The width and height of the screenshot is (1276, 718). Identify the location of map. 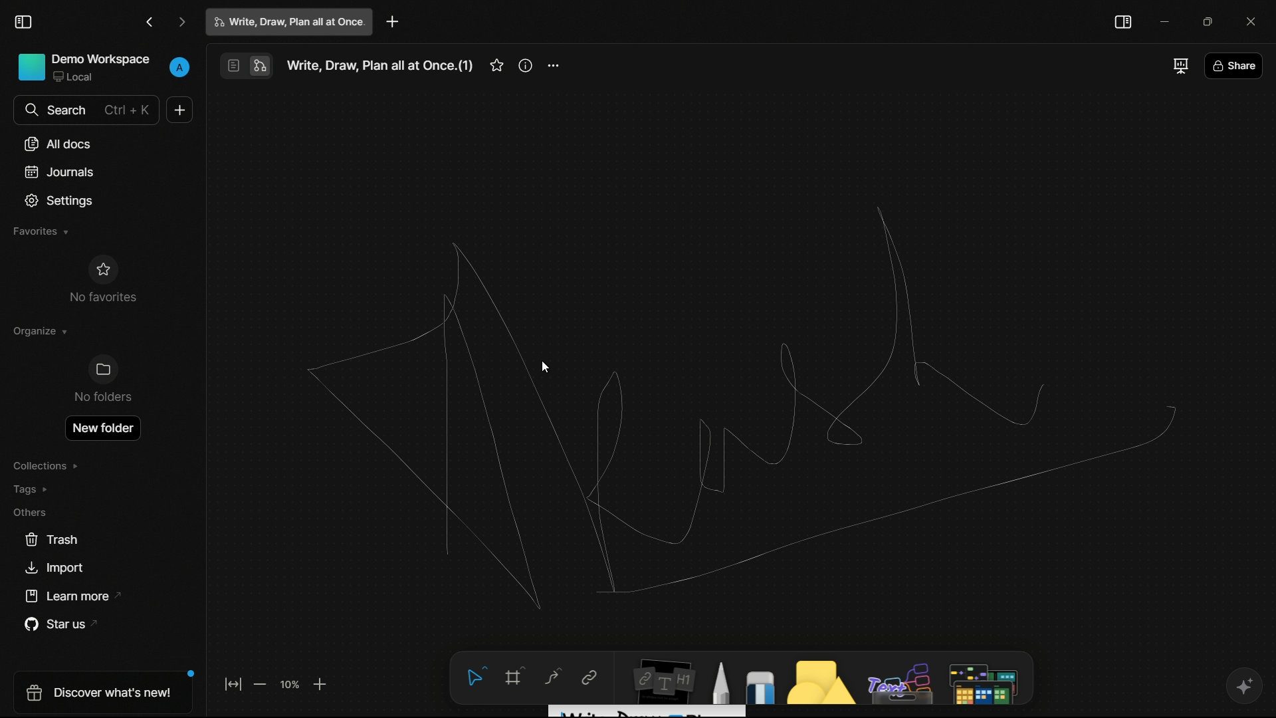
(984, 681).